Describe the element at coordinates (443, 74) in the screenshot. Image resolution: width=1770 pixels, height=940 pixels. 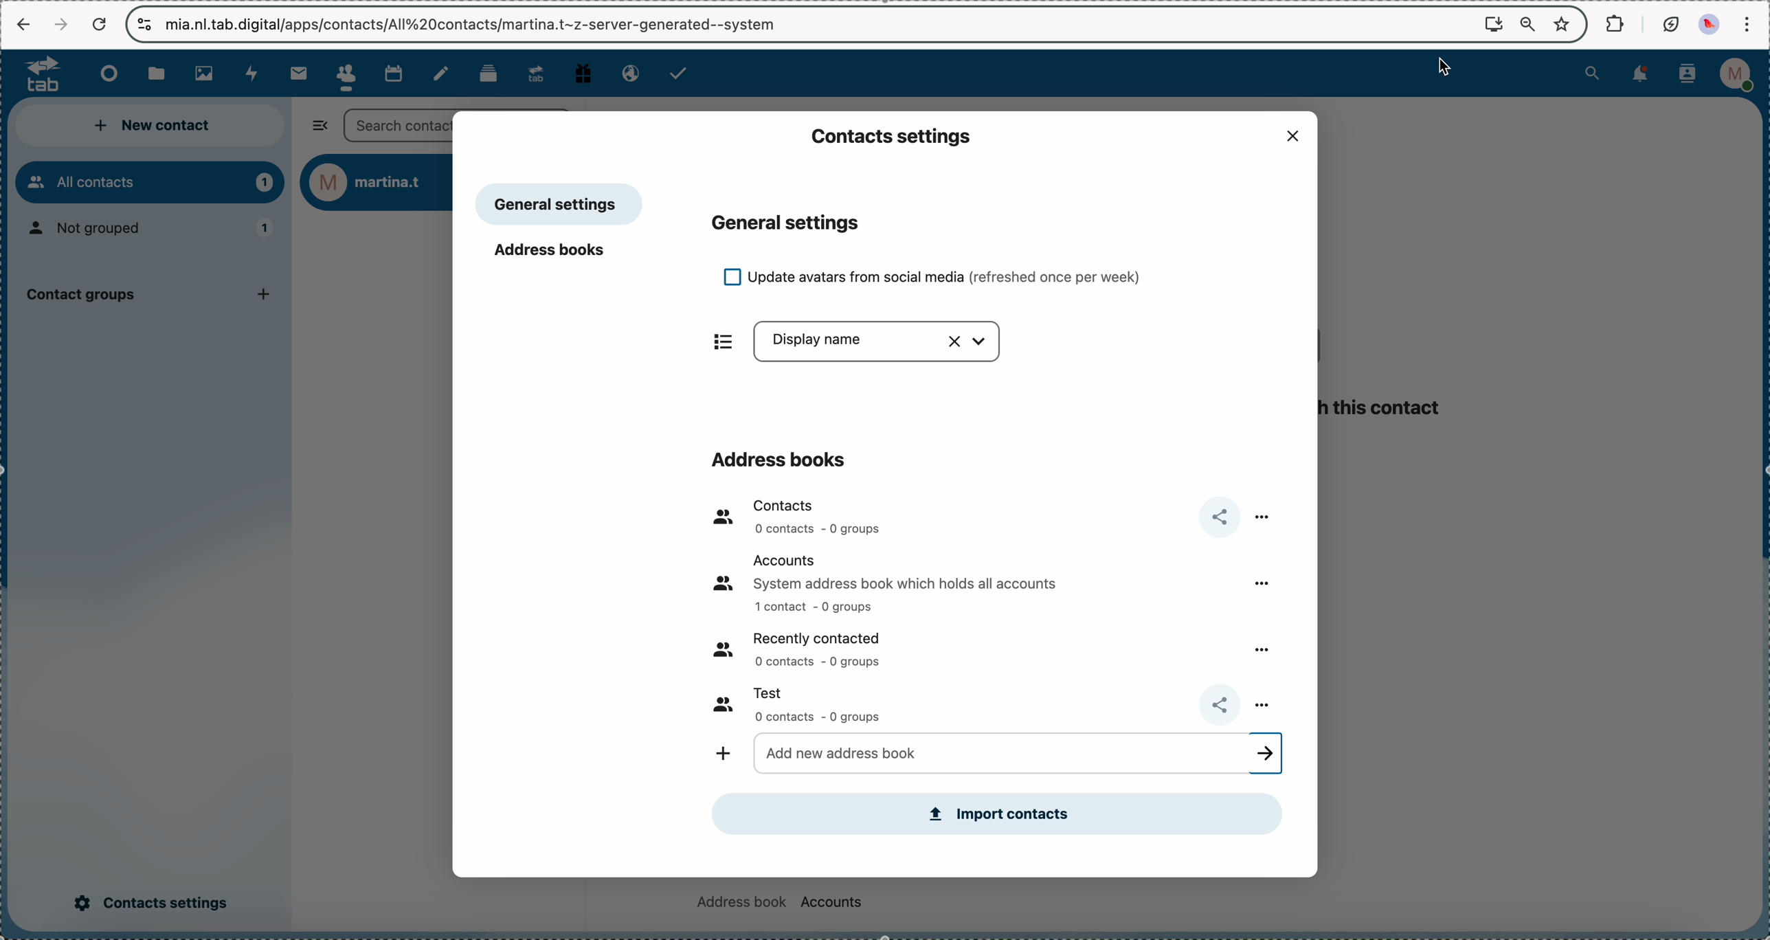
I see `notes` at that location.